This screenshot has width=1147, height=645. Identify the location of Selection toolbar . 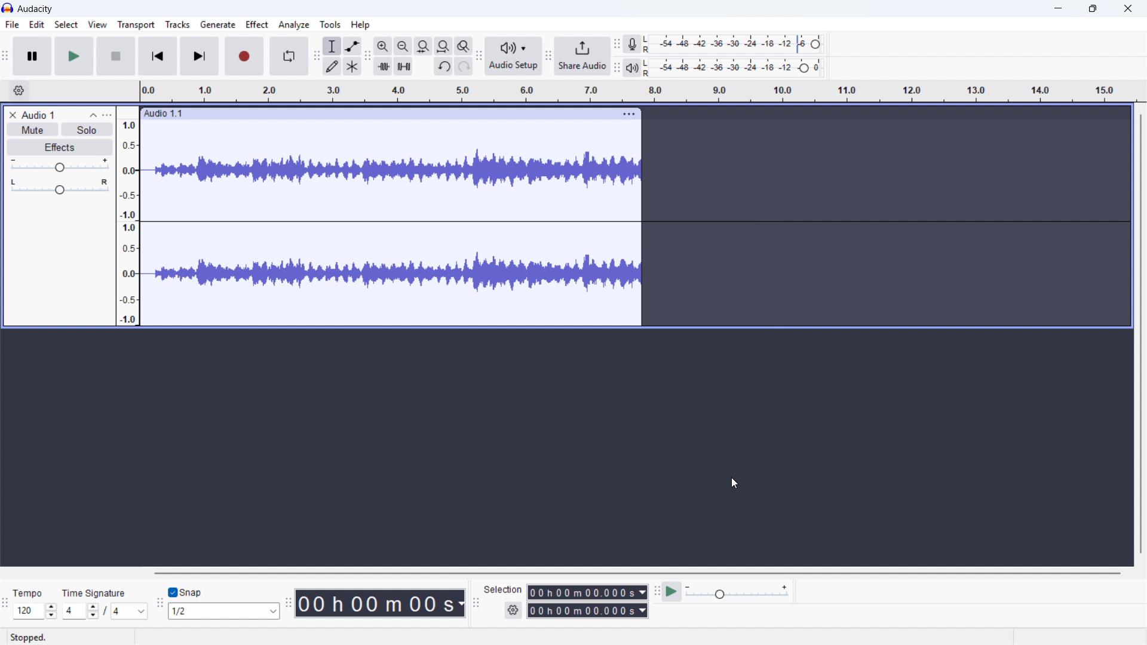
(476, 602).